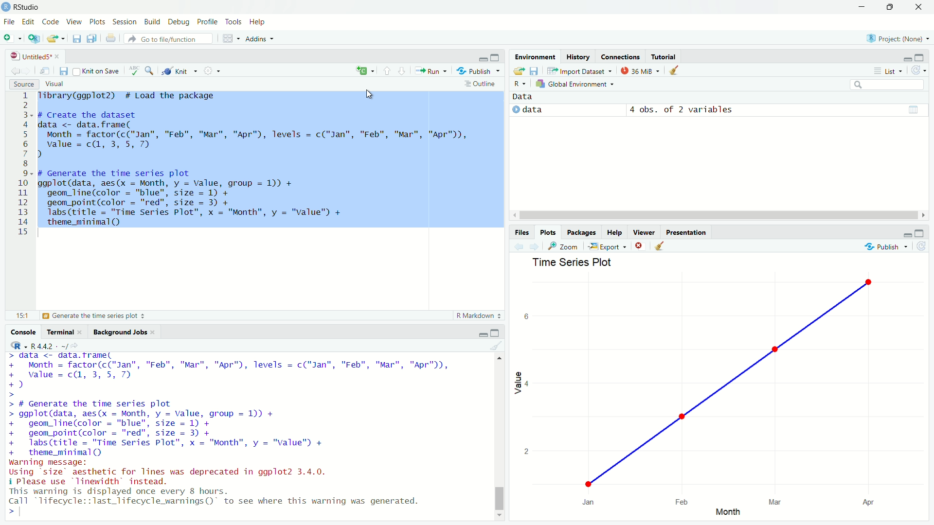 This screenshot has height=525, width=934. What do you see at coordinates (216, 495) in the screenshot?
I see `warning displayed` at bounding box center [216, 495].